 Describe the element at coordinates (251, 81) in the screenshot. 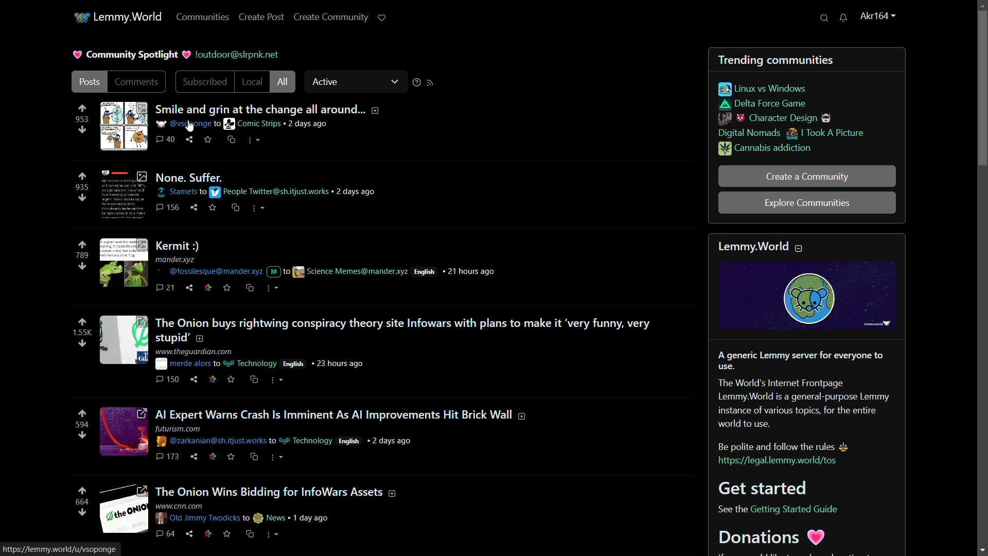

I see `local` at that location.